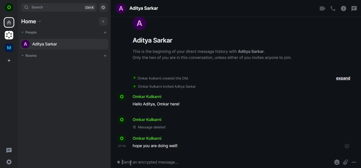 Image resolution: width=361 pixels, height=168 pixels. I want to click on voice call, so click(333, 8).